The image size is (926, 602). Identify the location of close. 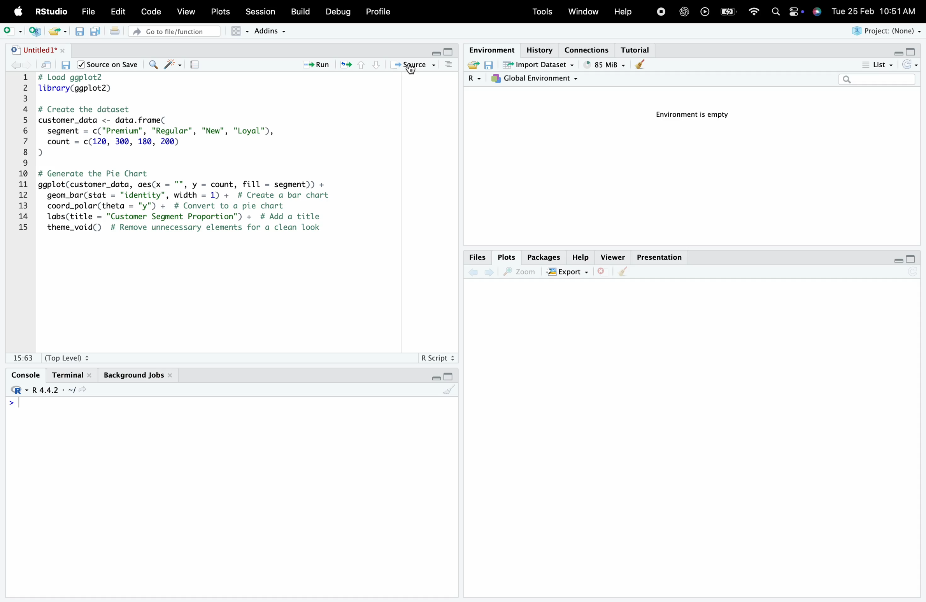
(603, 277).